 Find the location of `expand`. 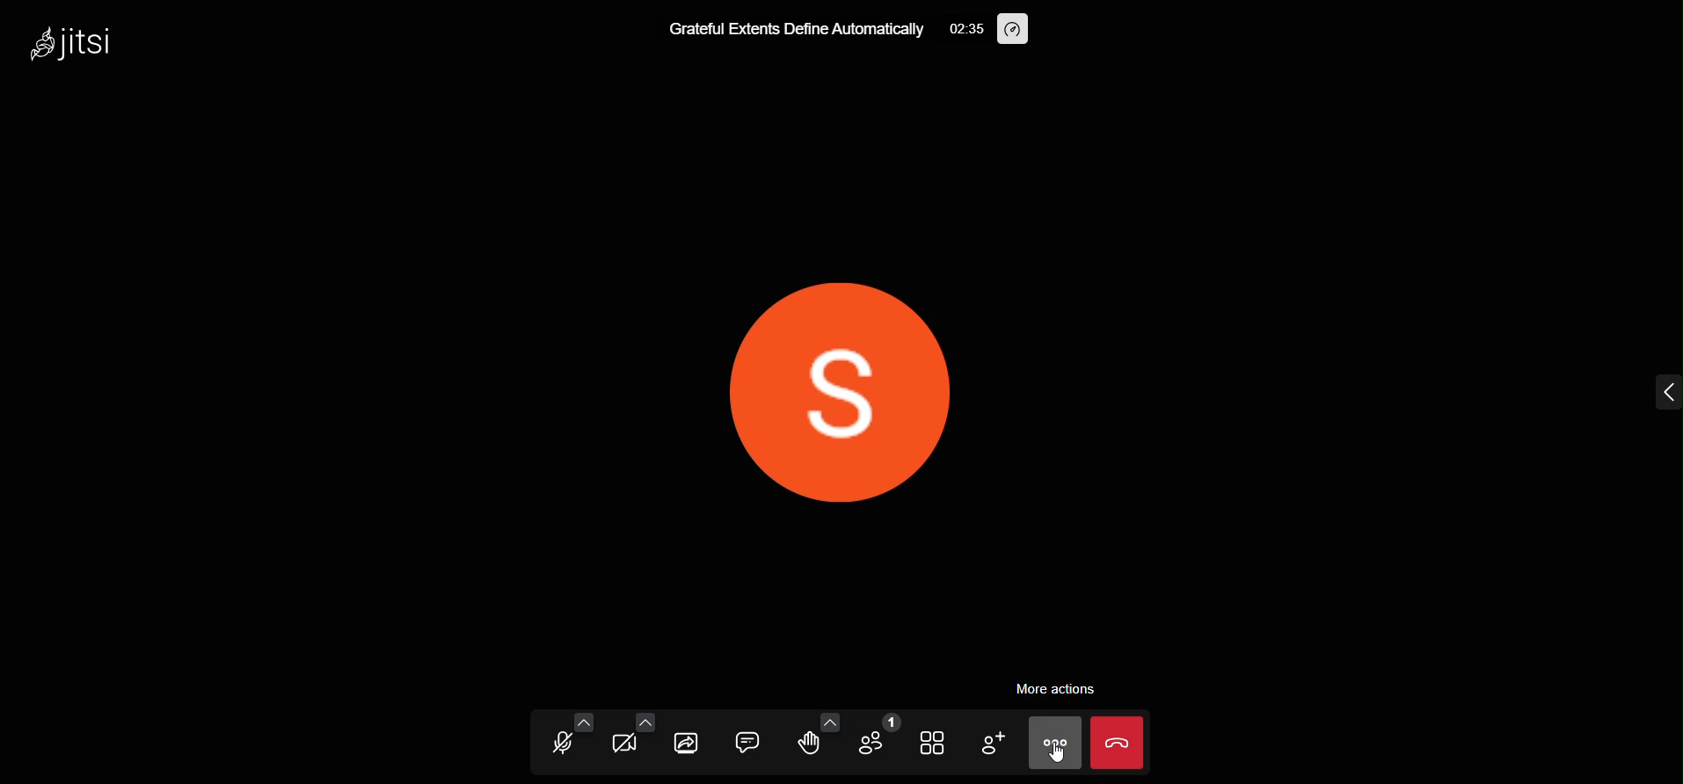

expand is located at coordinates (1660, 389).